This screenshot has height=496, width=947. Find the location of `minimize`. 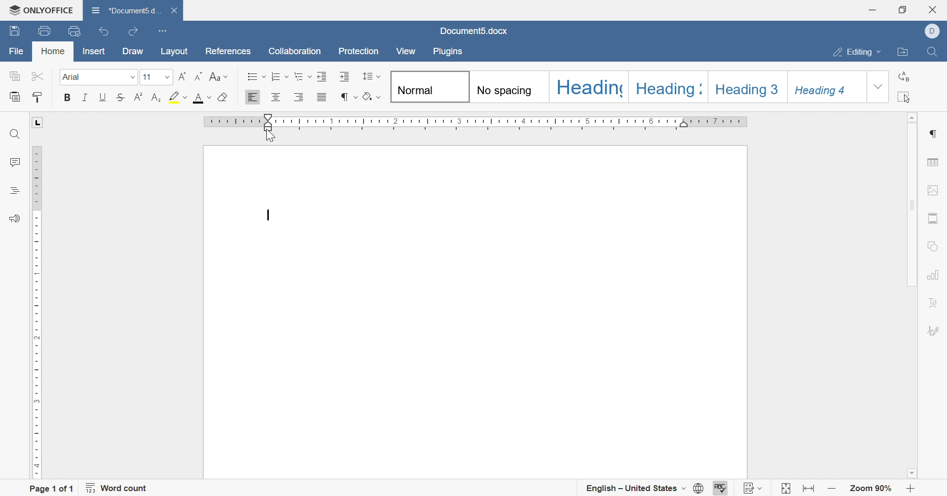

minimize is located at coordinates (874, 9).